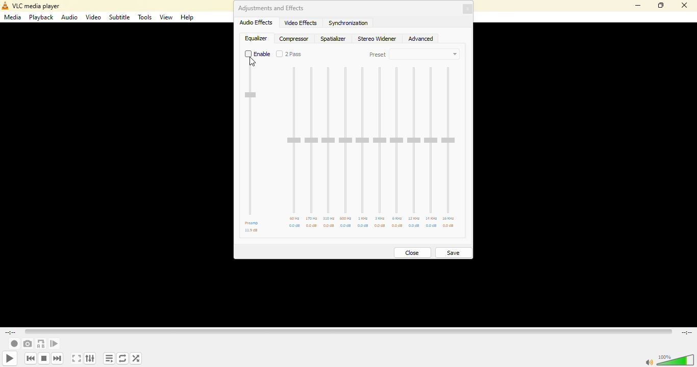 This screenshot has width=697, height=367. Describe the element at coordinates (363, 140) in the screenshot. I see `adjustor` at that location.